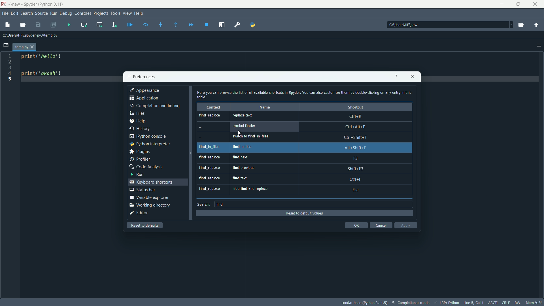 The width and height of the screenshot is (544, 306). I want to click on find_replace, hide find and replace, Esc, so click(305, 190).